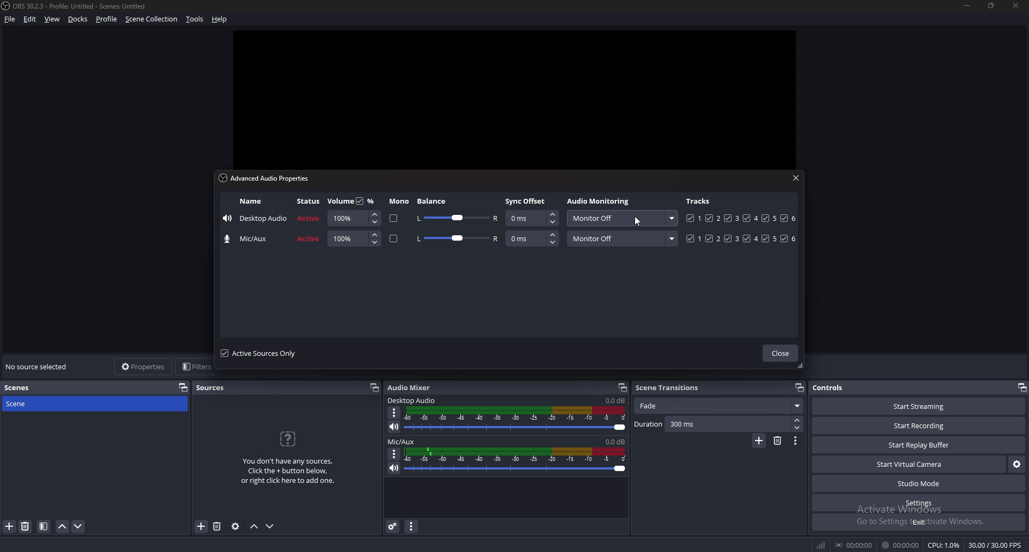 The image size is (1029, 552). What do you see at coordinates (10, 19) in the screenshot?
I see `file` at bounding box center [10, 19].